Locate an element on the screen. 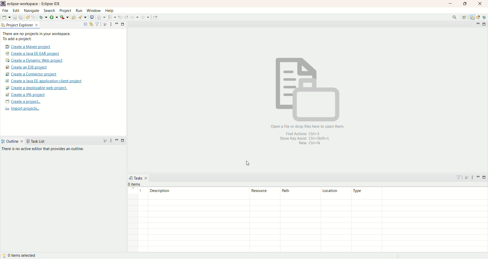 This screenshot has width=488, height=259. 0 items is located at coordinates (138, 184).